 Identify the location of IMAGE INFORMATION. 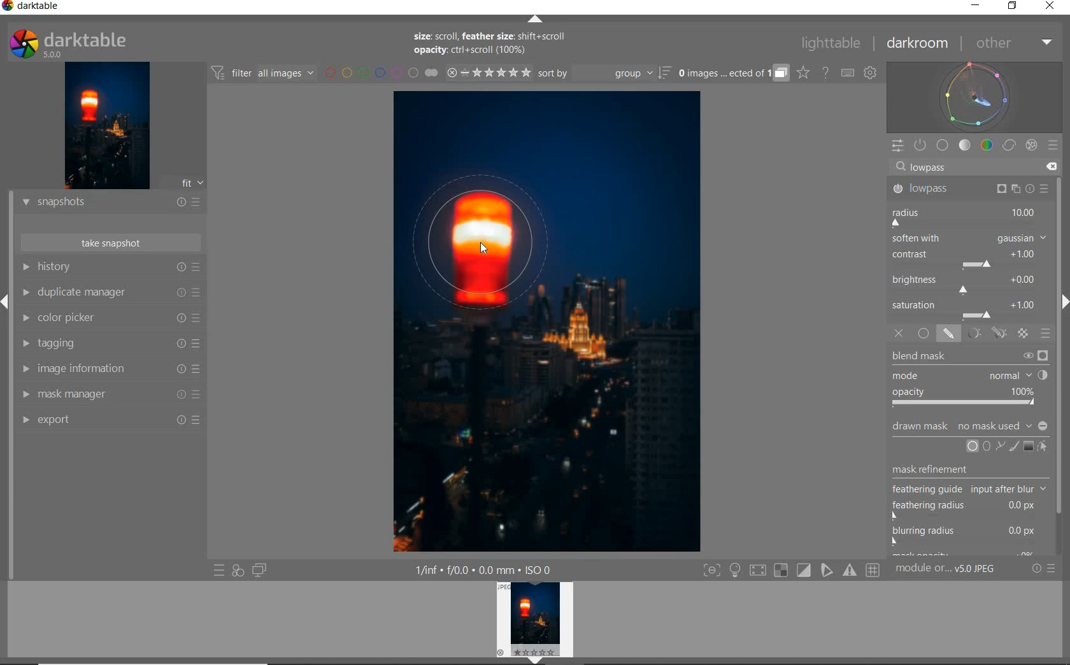
(110, 370).